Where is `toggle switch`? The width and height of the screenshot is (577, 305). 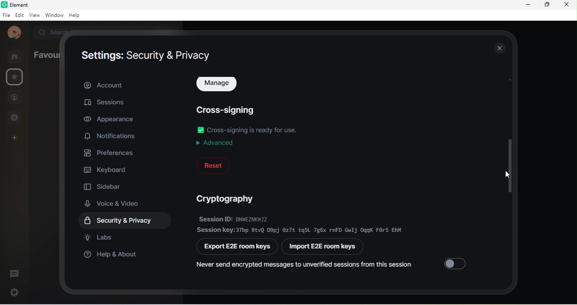
toggle switch is located at coordinates (457, 262).